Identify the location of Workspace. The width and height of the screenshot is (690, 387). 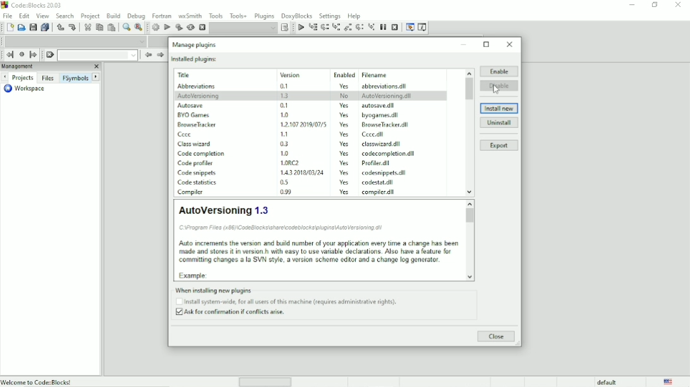
(23, 89).